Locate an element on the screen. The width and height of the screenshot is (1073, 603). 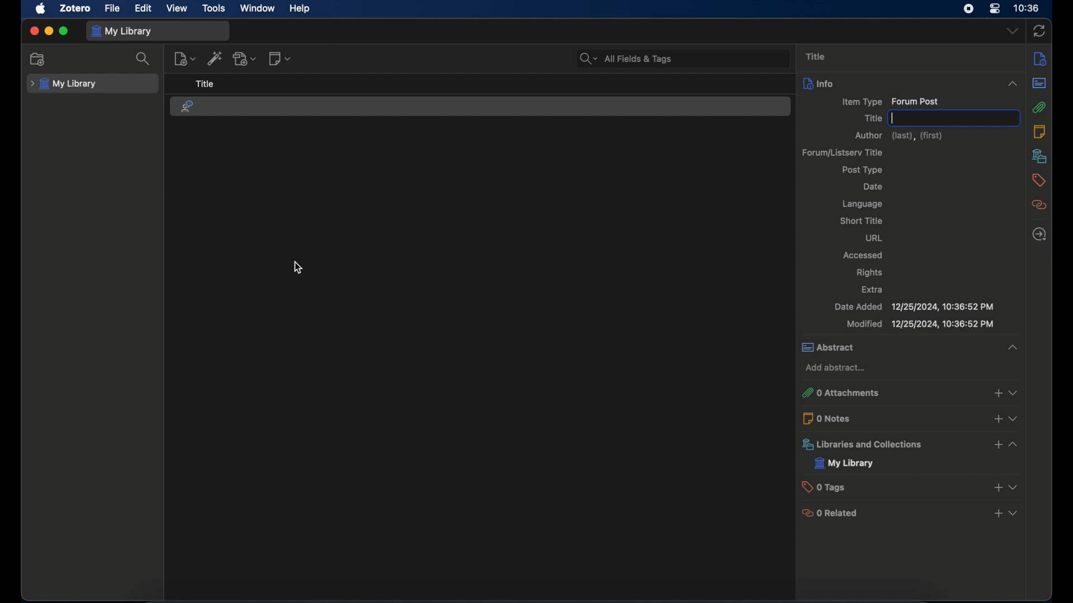
my library is located at coordinates (123, 32).